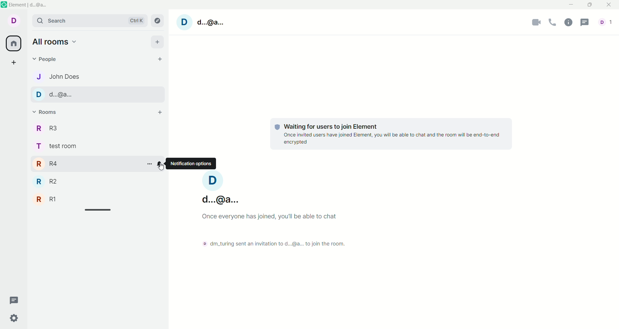  What do you see at coordinates (157, 42) in the screenshot?
I see `add` at bounding box center [157, 42].